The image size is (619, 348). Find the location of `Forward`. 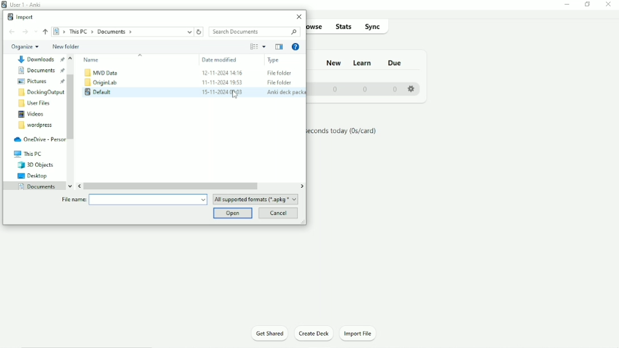

Forward is located at coordinates (26, 32).